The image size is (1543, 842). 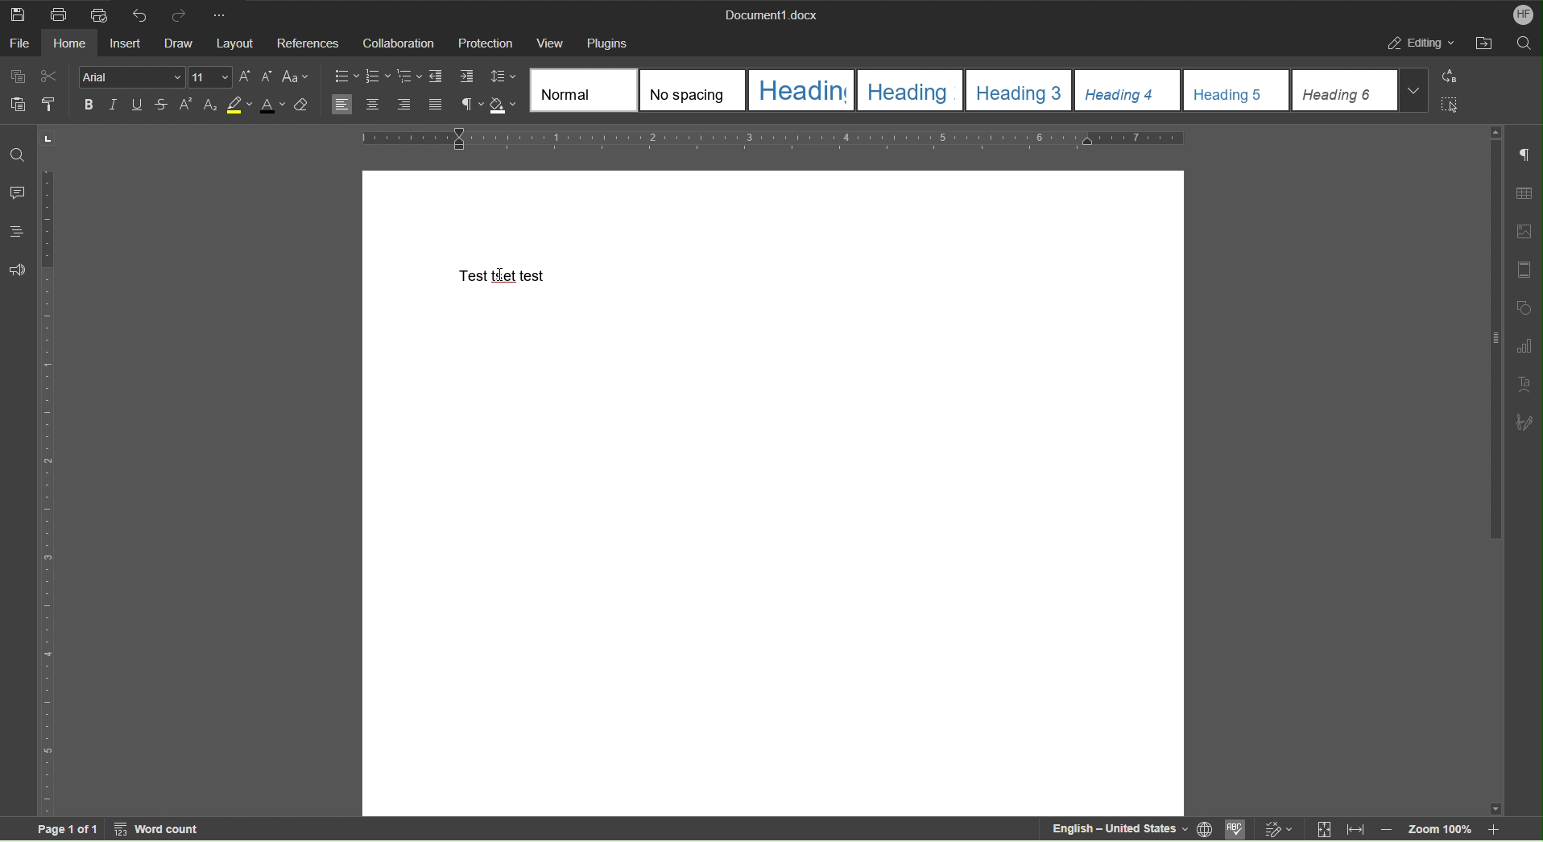 What do you see at coordinates (1238, 91) in the screenshot?
I see `Heading 5` at bounding box center [1238, 91].